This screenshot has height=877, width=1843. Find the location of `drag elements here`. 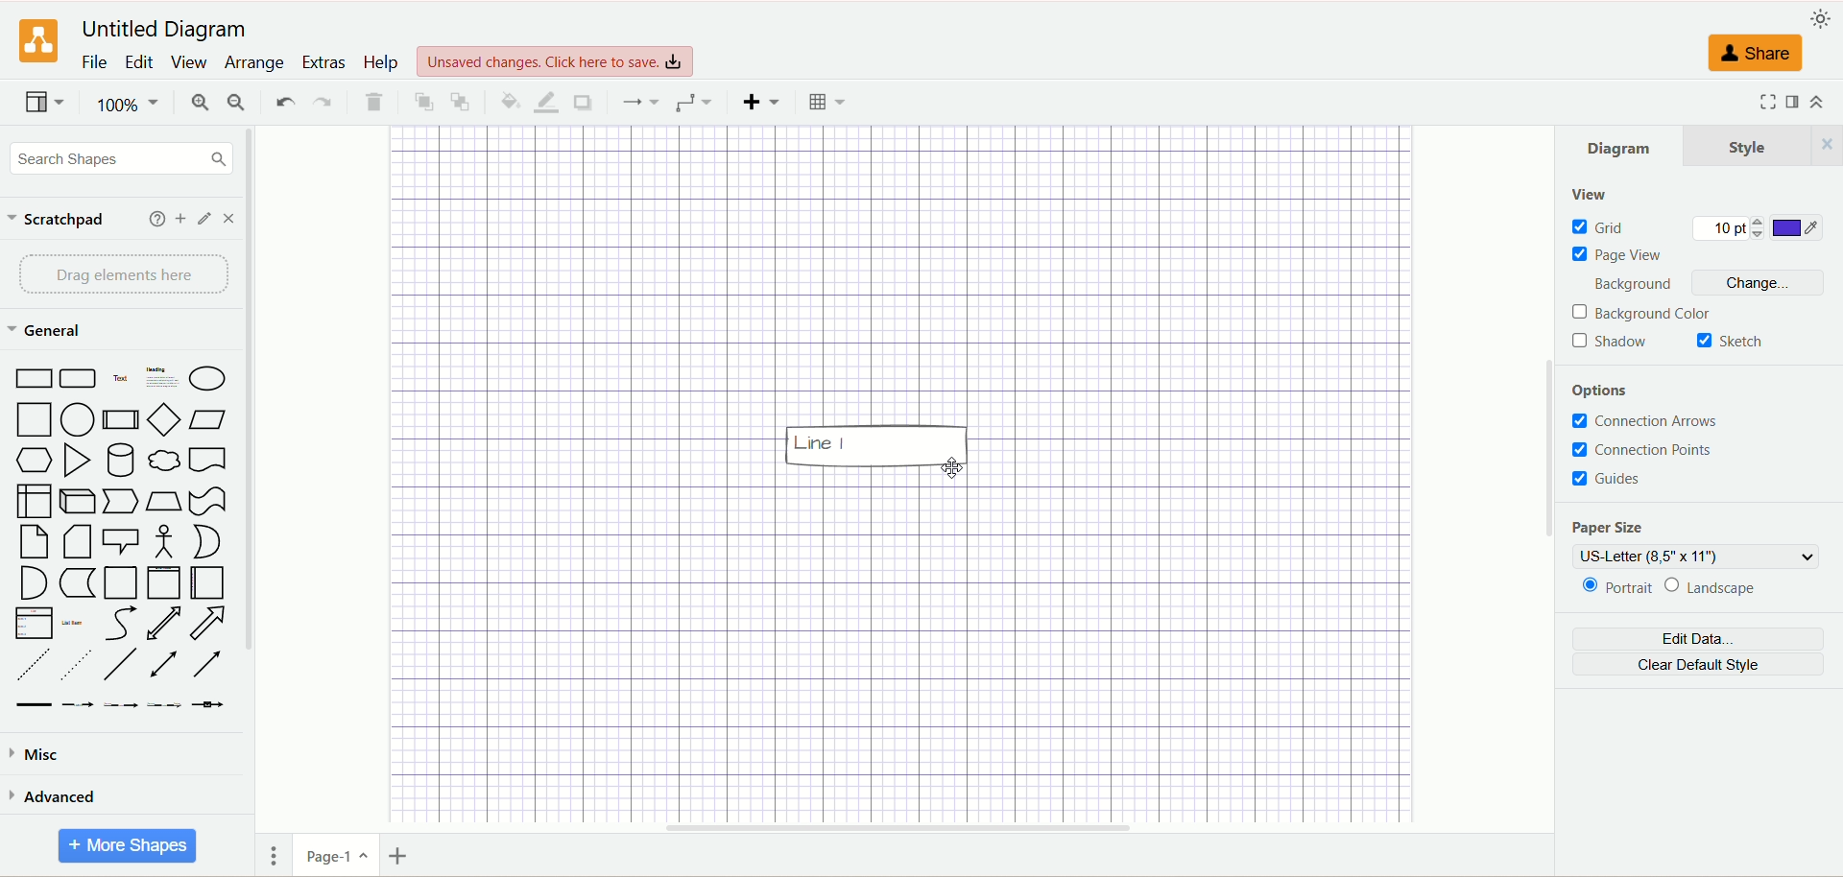

drag elements here is located at coordinates (117, 273).